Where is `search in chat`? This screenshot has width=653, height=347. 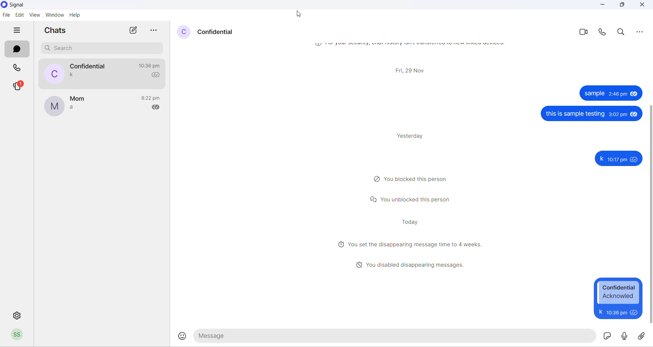 search in chat is located at coordinates (622, 32).